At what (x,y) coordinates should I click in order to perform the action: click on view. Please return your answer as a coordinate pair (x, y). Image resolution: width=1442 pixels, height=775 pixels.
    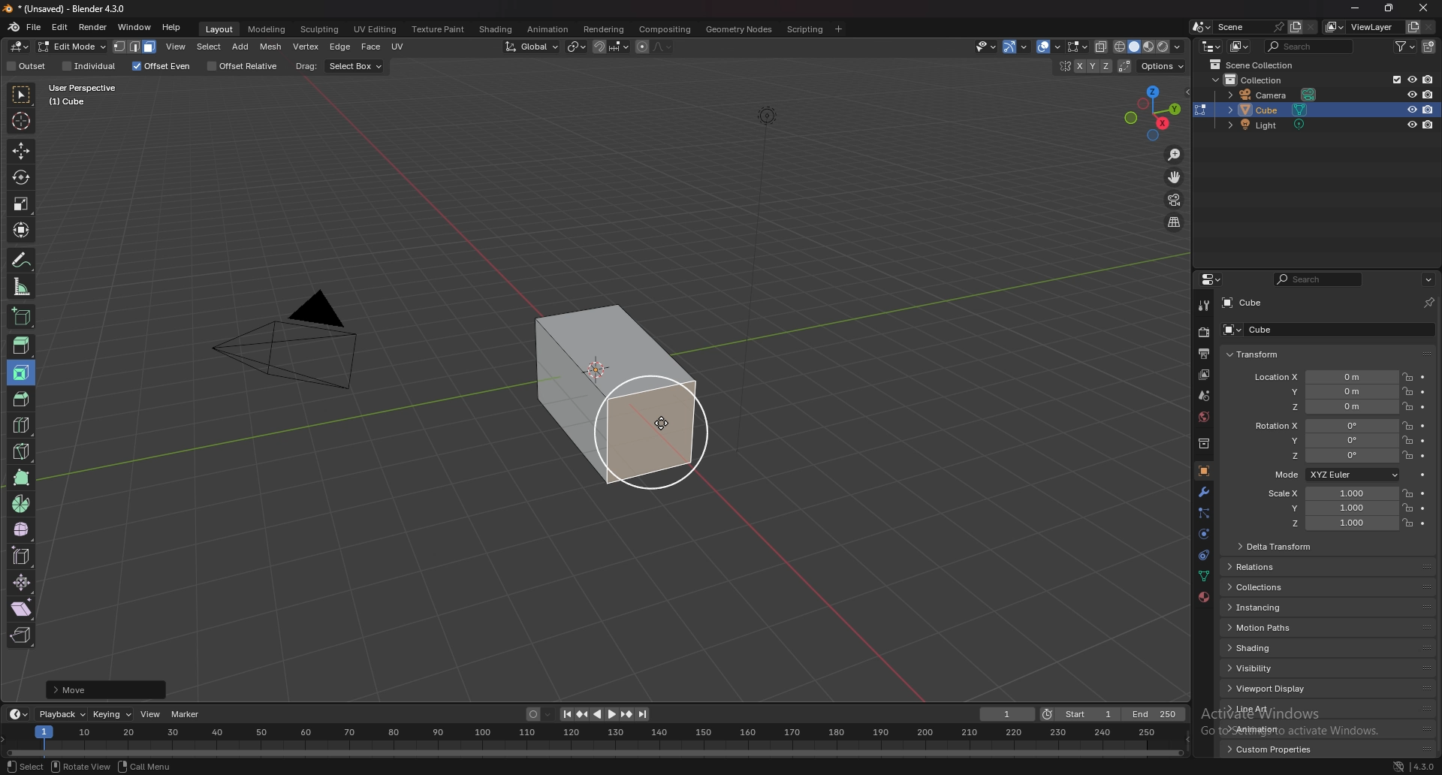
    Looking at the image, I should click on (176, 47).